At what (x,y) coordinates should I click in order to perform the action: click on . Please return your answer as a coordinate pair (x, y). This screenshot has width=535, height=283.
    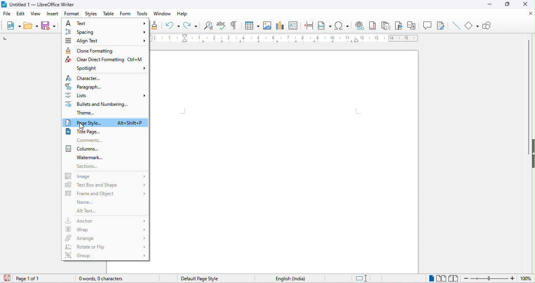
    Looking at the image, I should click on (37, 14).